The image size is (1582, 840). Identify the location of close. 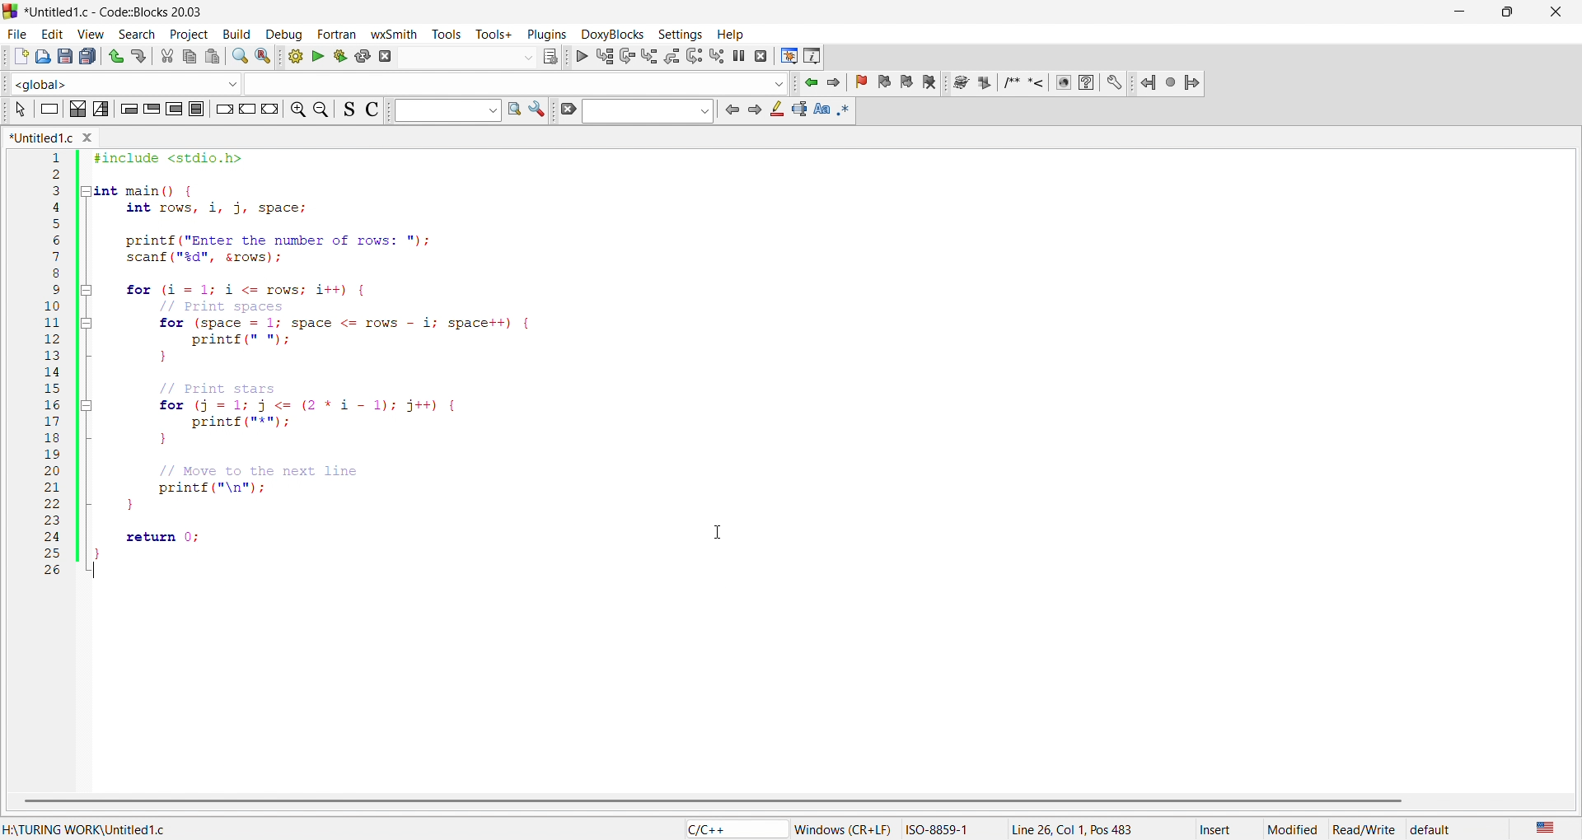
(1558, 10).